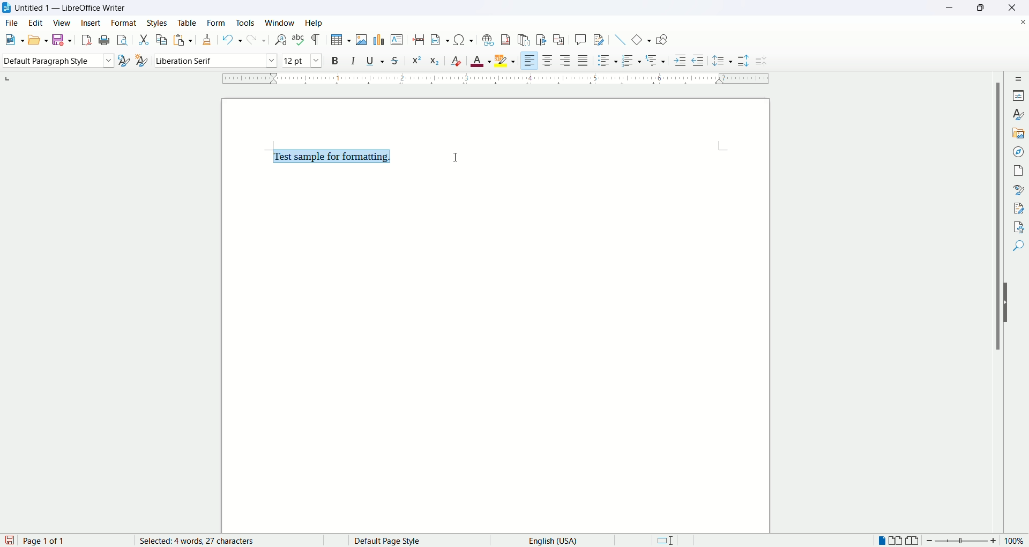 The height and width of the screenshot is (547, 1029). What do you see at coordinates (1018, 113) in the screenshot?
I see `style` at bounding box center [1018, 113].